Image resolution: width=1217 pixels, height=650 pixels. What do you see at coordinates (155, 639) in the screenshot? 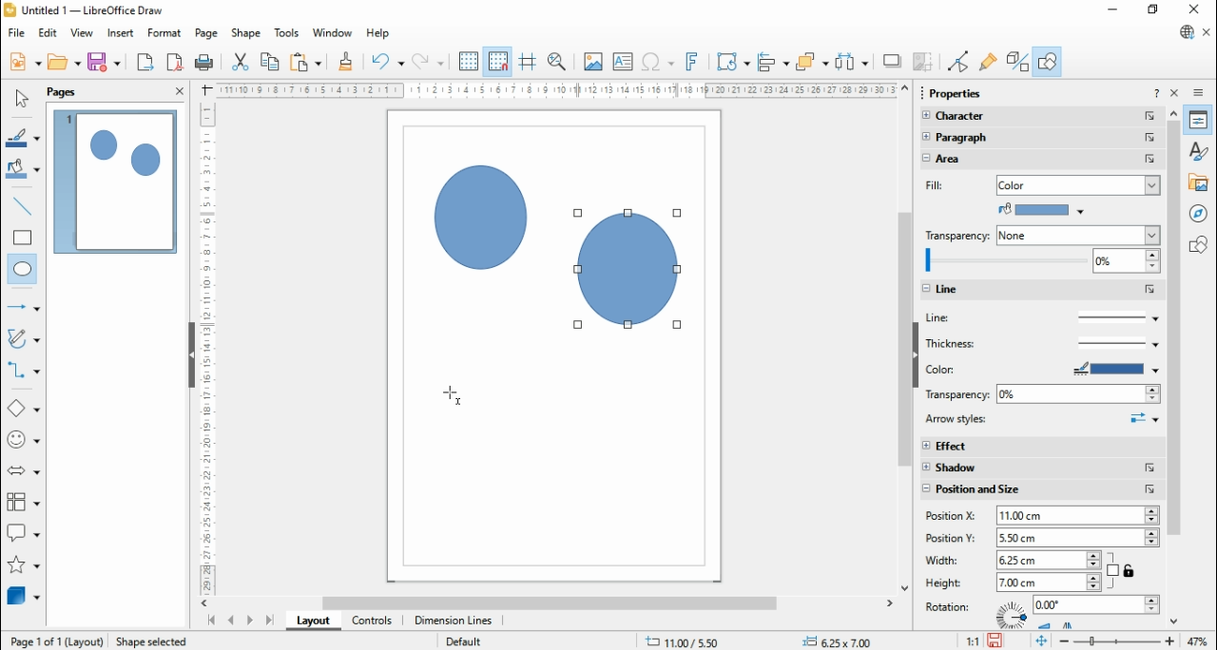
I see `Shape selected` at bounding box center [155, 639].